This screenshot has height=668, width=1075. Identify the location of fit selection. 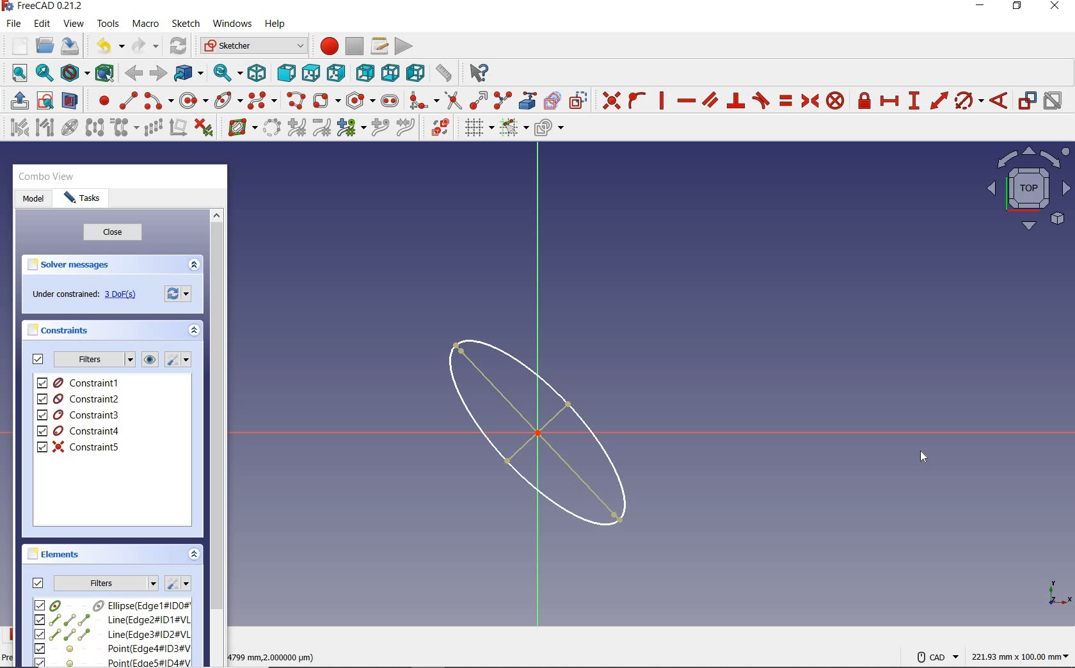
(44, 74).